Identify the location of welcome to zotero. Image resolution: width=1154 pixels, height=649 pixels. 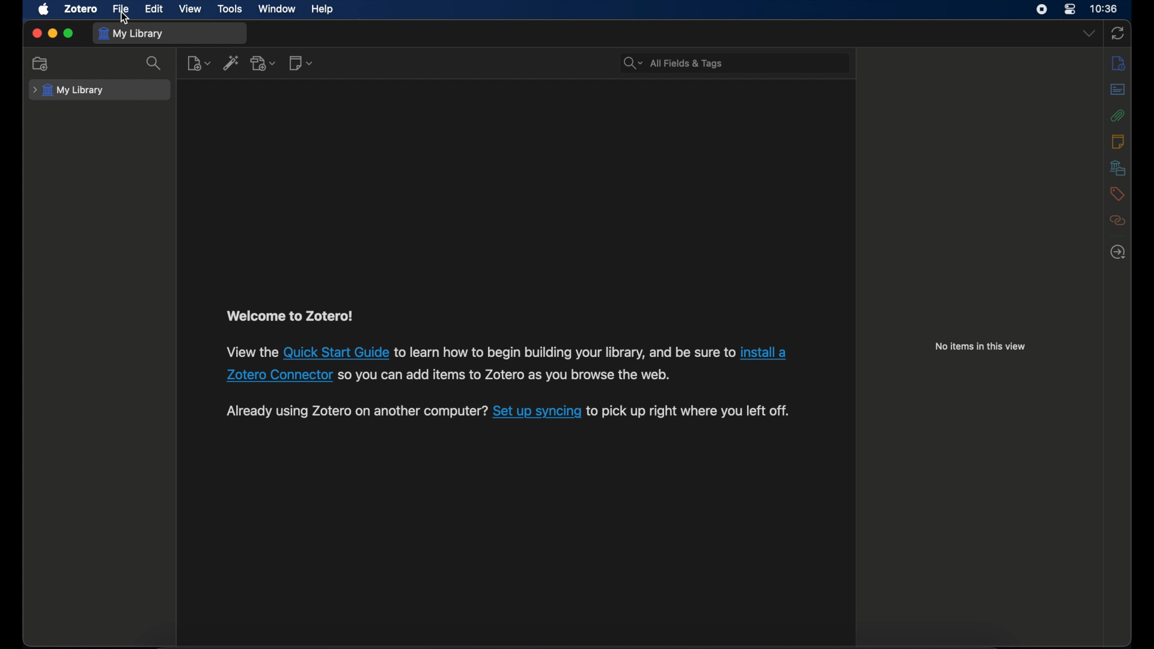
(292, 316).